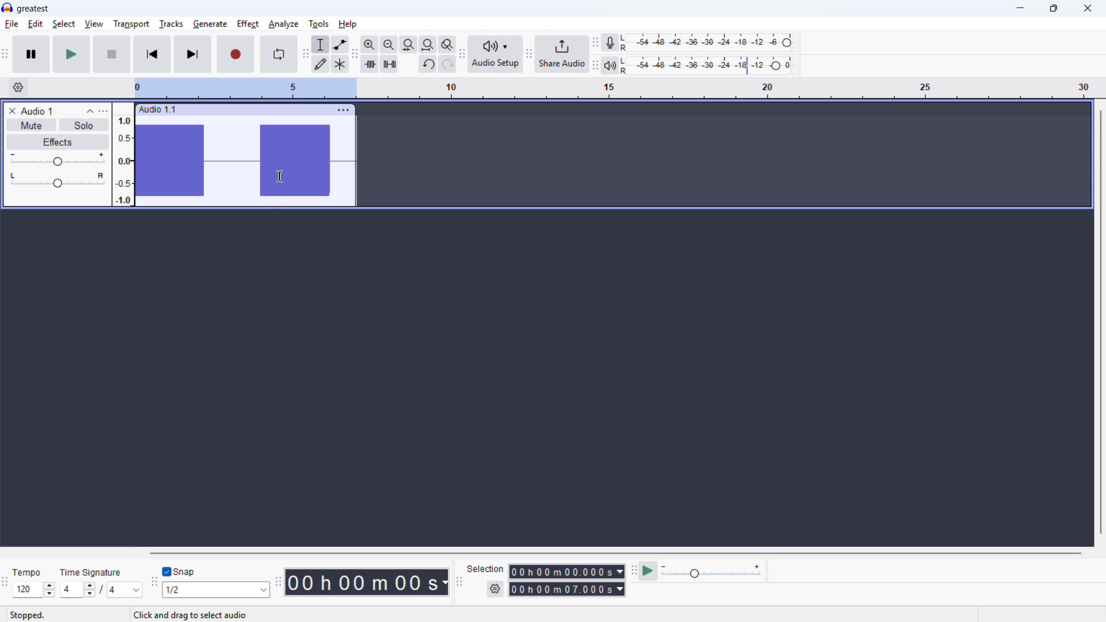 The image size is (1106, 622). What do you see at coordinates (123, 154) in the screenshot?
I see `Amplitude ` at bounding box center [123, 154].